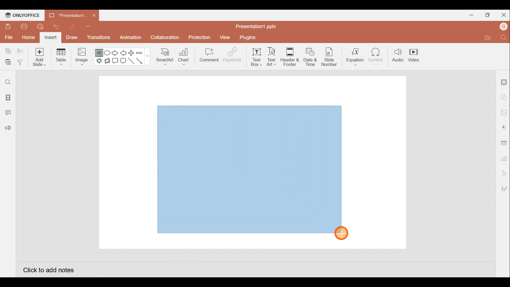 This screenshot has height=287, width=510. I want to click on Slides, so click(7, 98).